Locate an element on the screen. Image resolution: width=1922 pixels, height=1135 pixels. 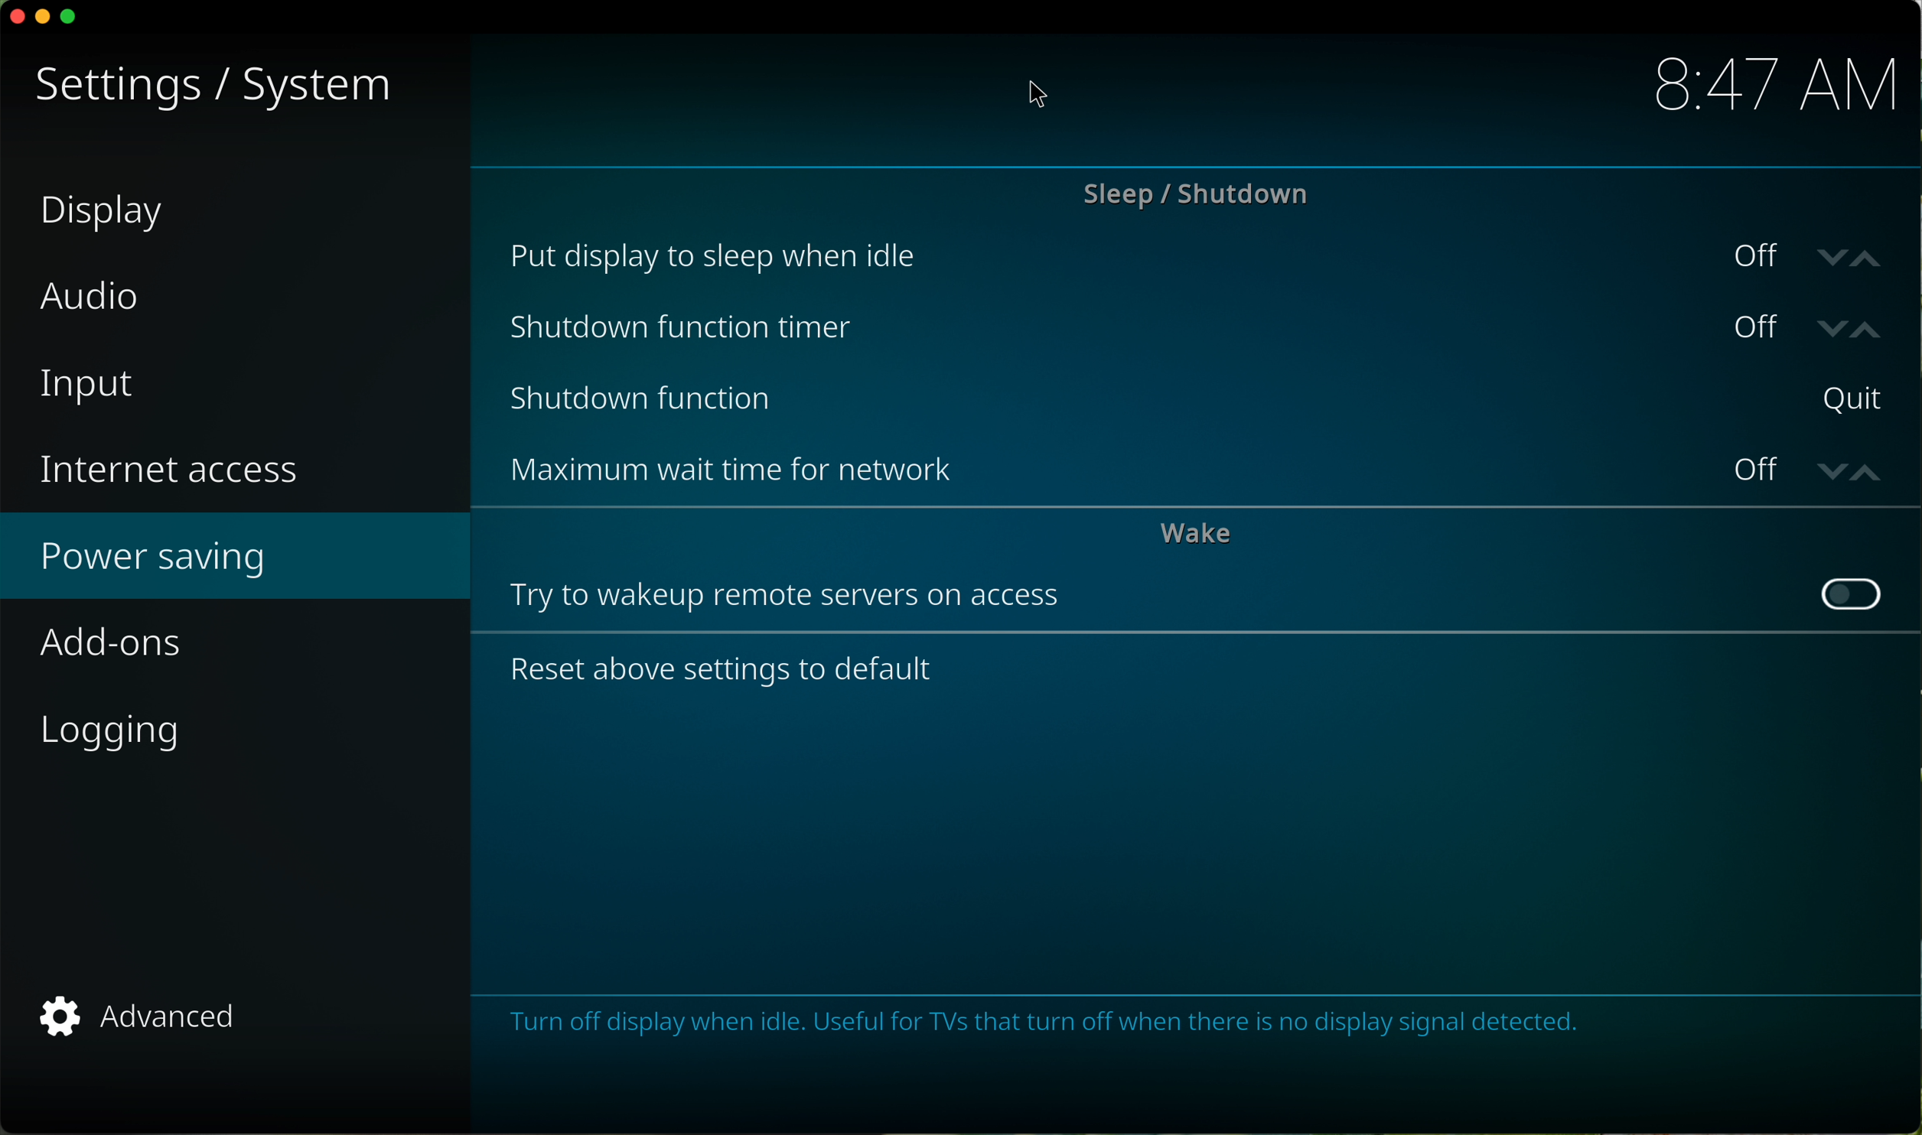
close is located at coordinates (13, 17).